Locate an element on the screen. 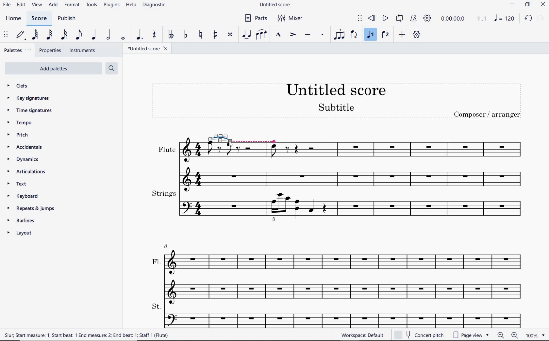 Image resolution: width=549 pixels, height=341 pixels. TOGGLE DOUBLE-FLAT is located at coordinates (170, 35).